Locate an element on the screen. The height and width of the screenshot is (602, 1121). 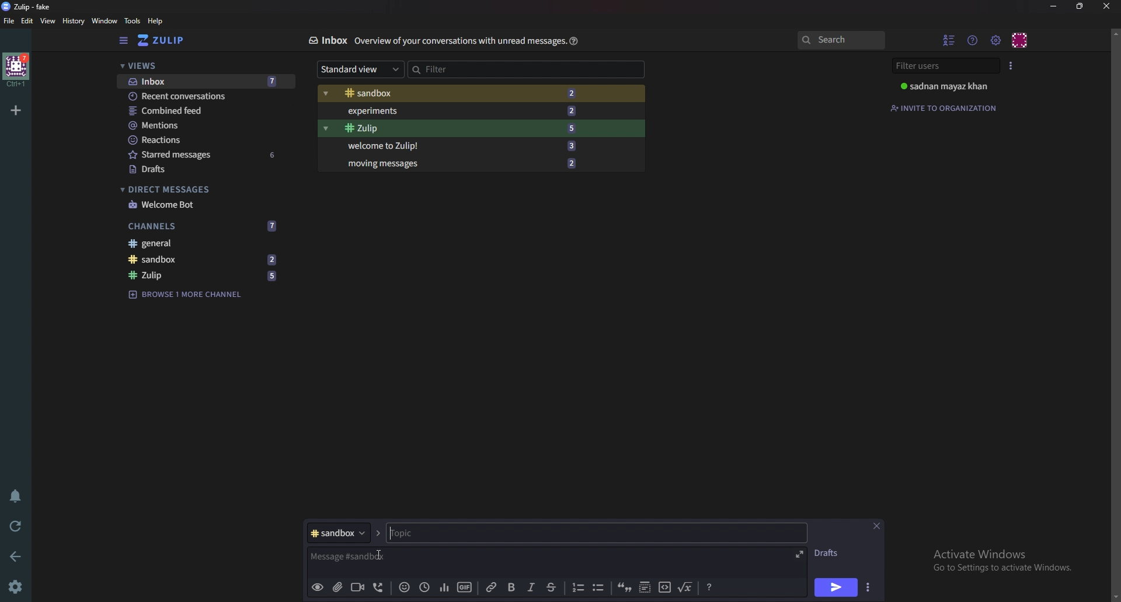
close is located at coordinates (1105, 6).